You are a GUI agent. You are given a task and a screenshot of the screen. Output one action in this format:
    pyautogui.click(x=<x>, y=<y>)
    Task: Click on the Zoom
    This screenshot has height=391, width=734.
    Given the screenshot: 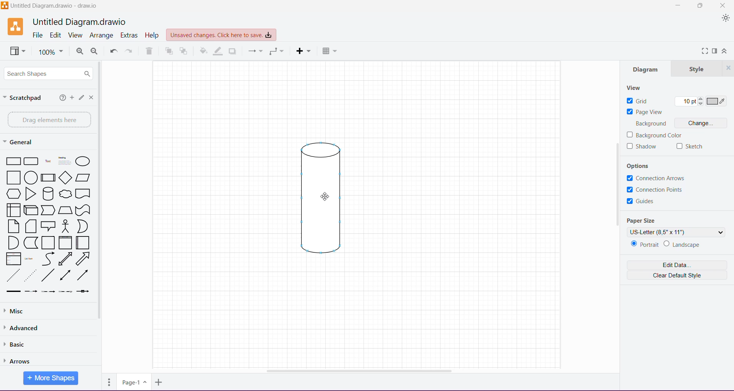 What is the action you would take?
    pyautogui.click(x=52, y=53)
    